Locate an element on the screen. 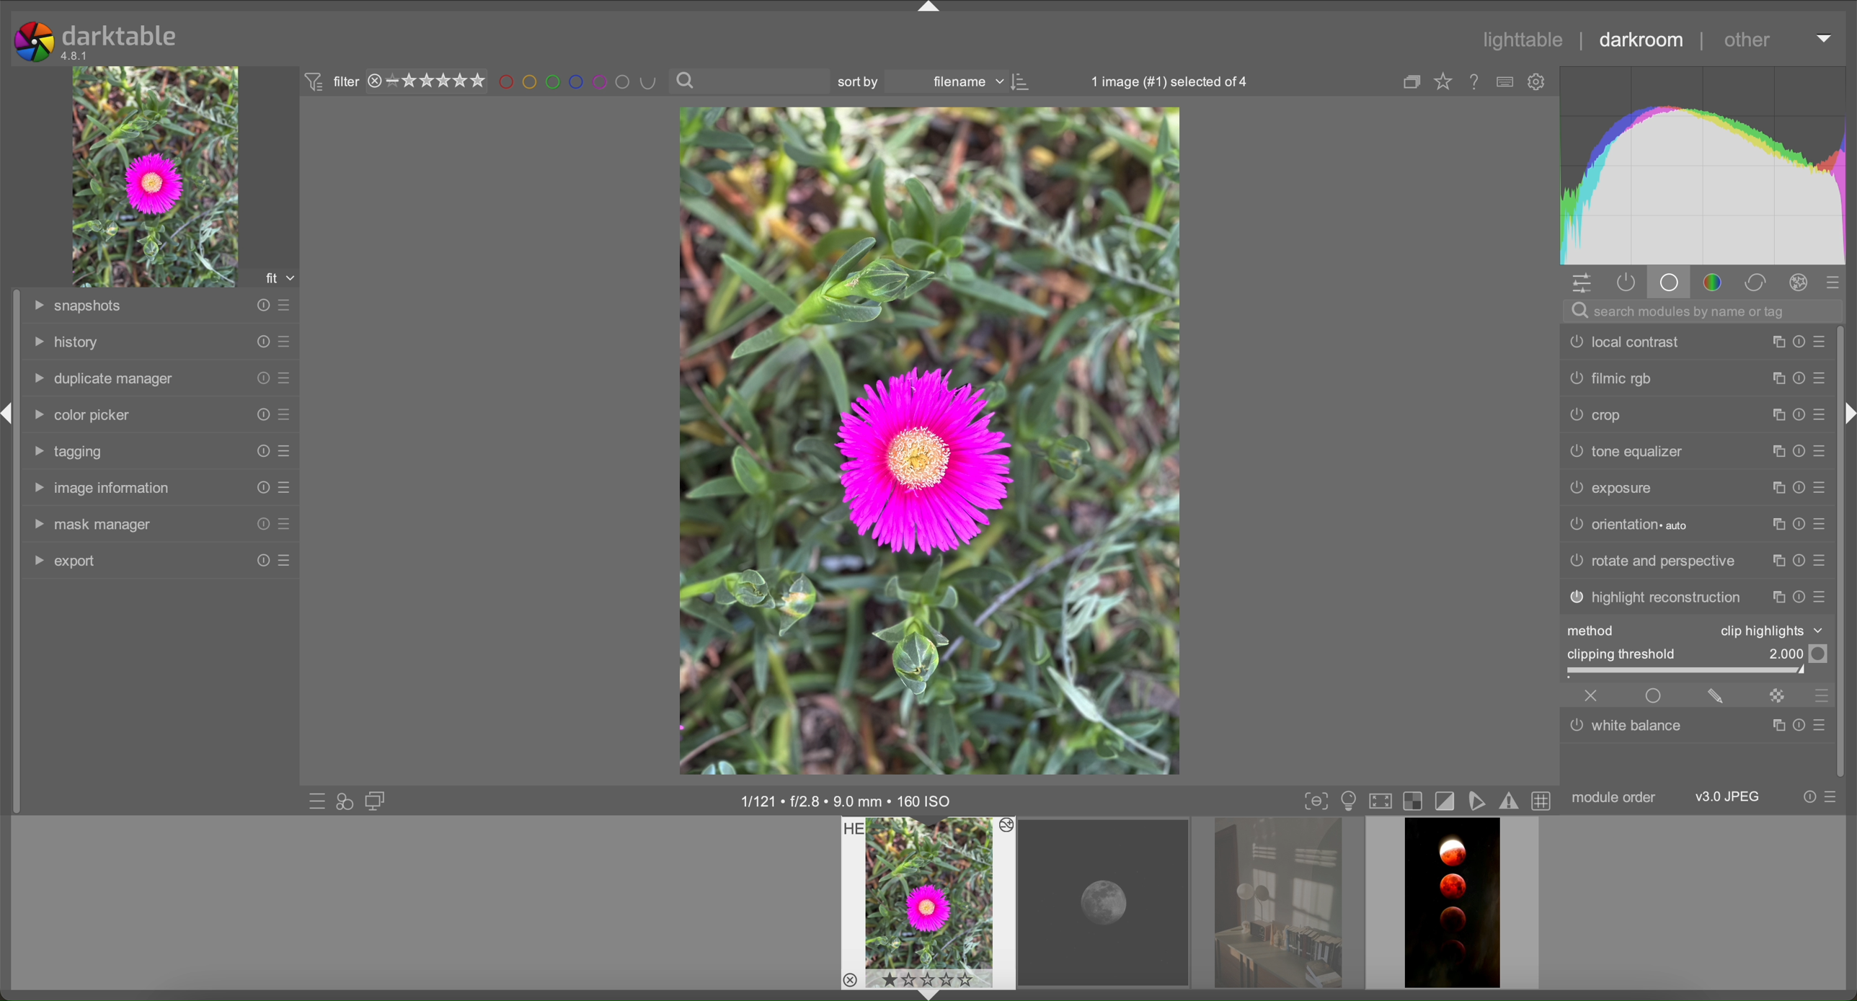 The width and height of the screenshot is (1857, 1001). presets is located at coordinates (1822, 489).